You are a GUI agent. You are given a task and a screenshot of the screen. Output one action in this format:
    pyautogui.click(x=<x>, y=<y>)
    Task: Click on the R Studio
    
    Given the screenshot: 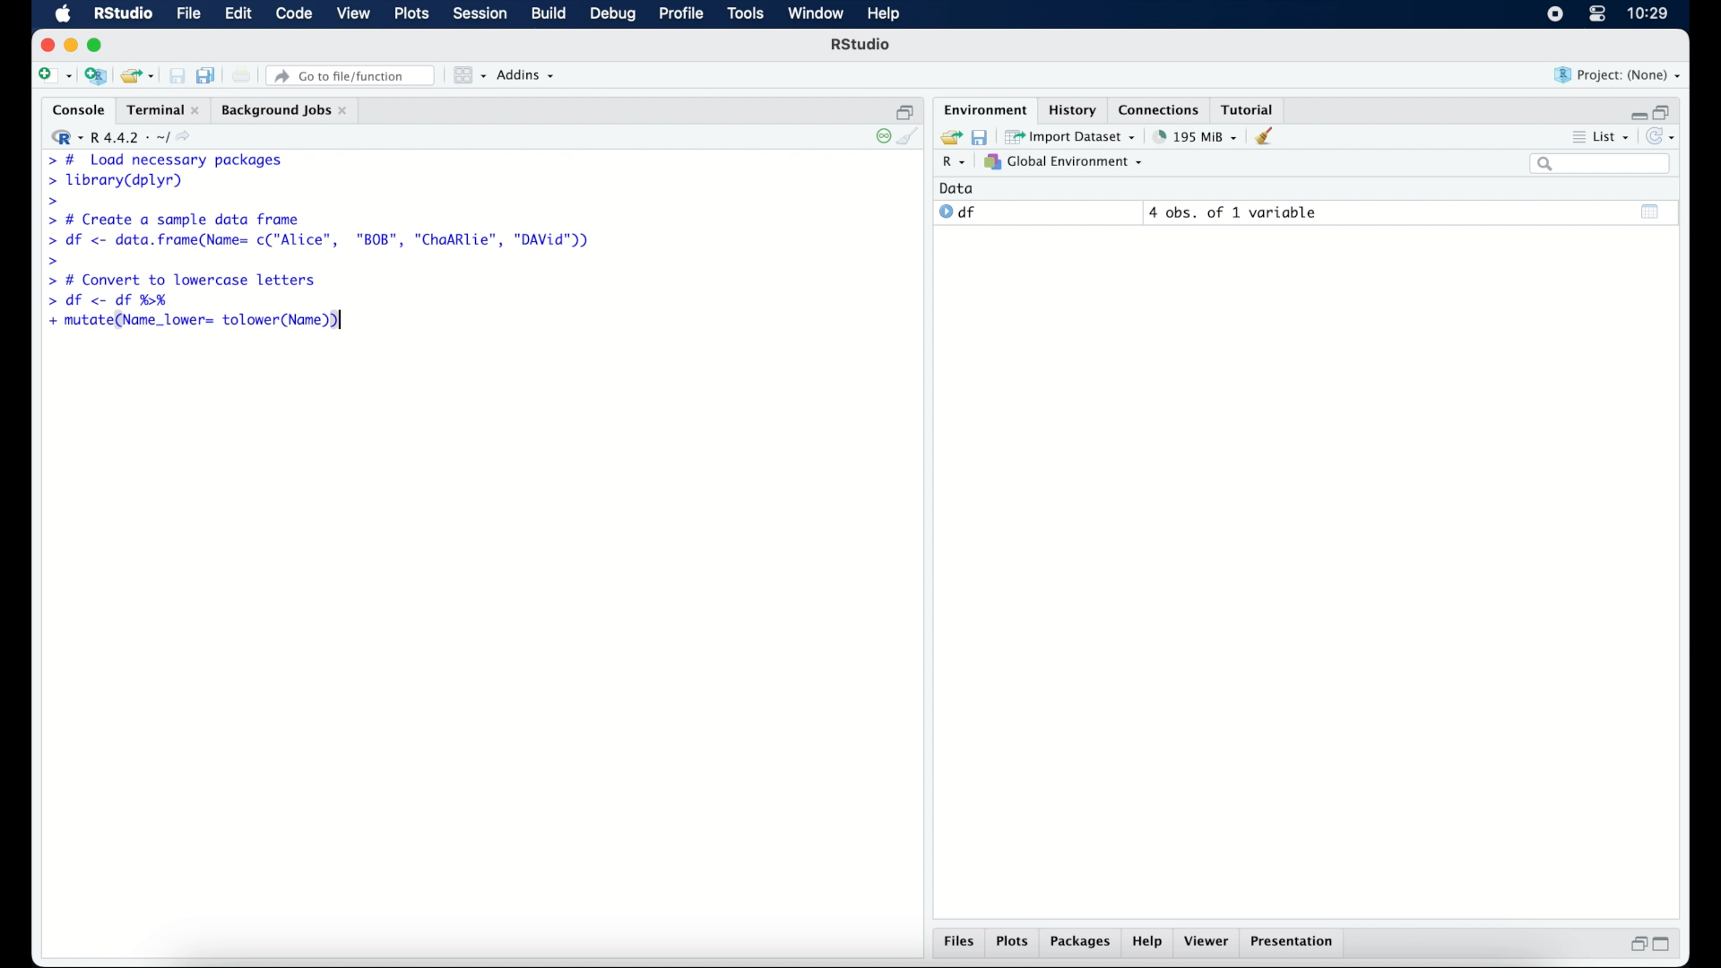 What is the action you would take?
    pyautogui.click(x=123, y=14)
    